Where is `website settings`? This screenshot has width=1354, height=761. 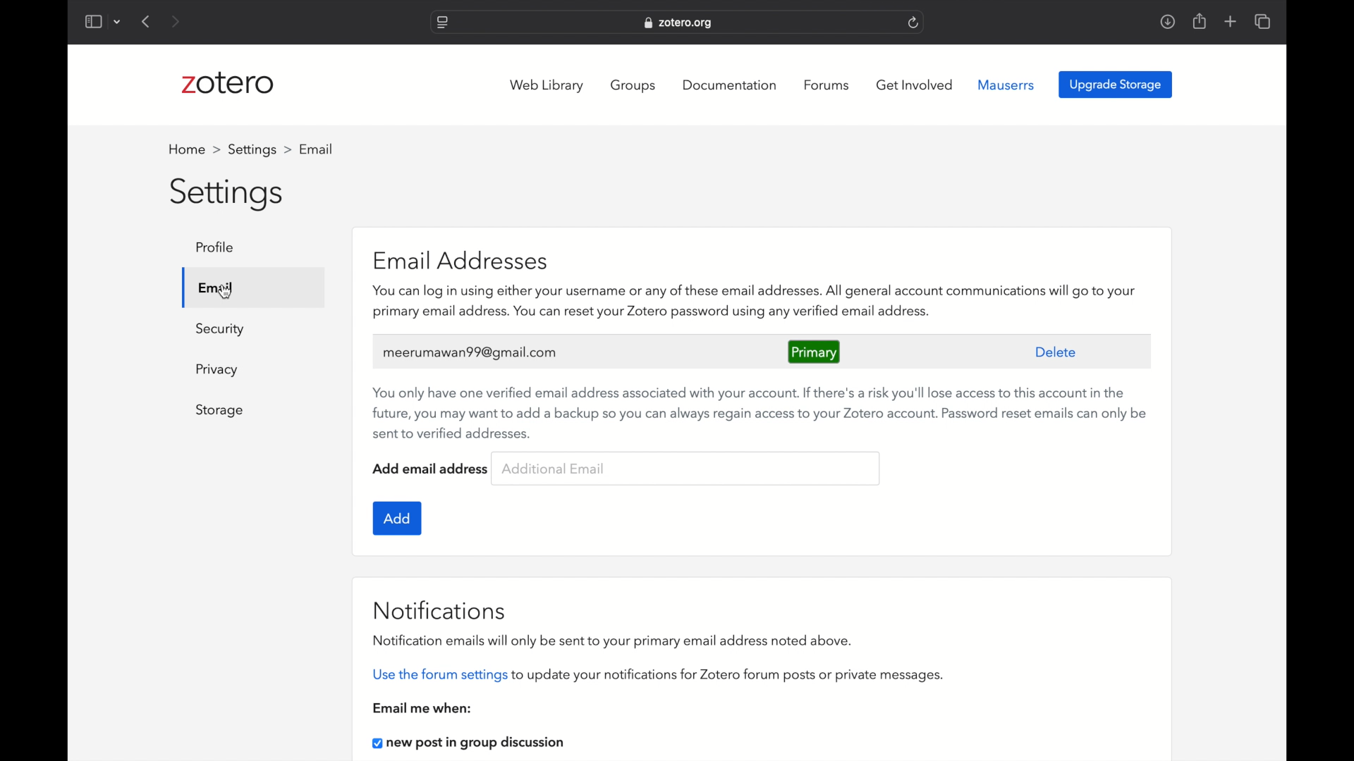
website settings is located at coordinates (441, 23).